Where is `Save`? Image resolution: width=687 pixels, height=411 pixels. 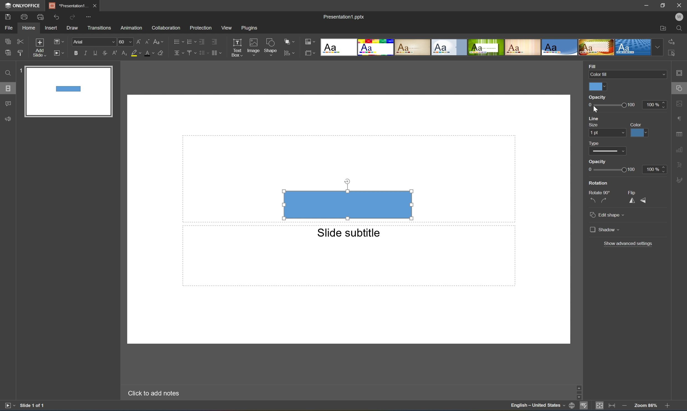
Save is located at coordinates (9, 17).